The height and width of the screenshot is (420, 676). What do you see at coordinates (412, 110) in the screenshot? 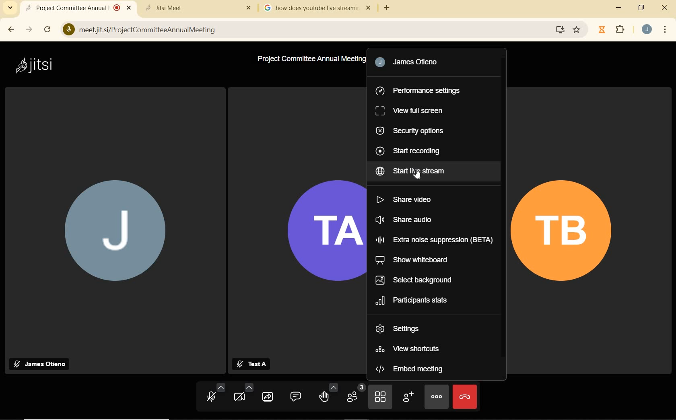
I see `view full screen` at bounding box center [412, 110].